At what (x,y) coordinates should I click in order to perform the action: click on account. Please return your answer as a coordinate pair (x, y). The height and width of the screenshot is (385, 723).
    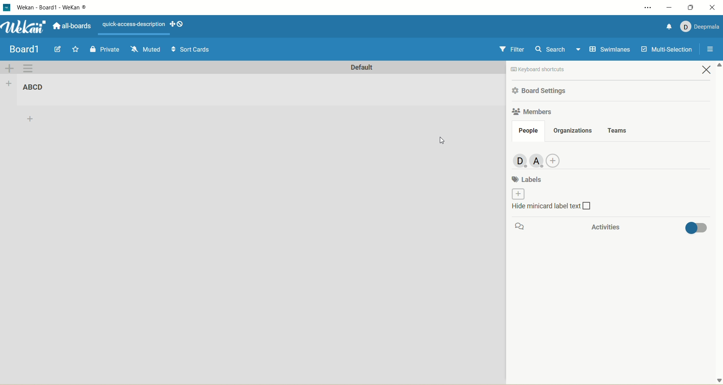
    Looking at the image, I should click on (700, 27).